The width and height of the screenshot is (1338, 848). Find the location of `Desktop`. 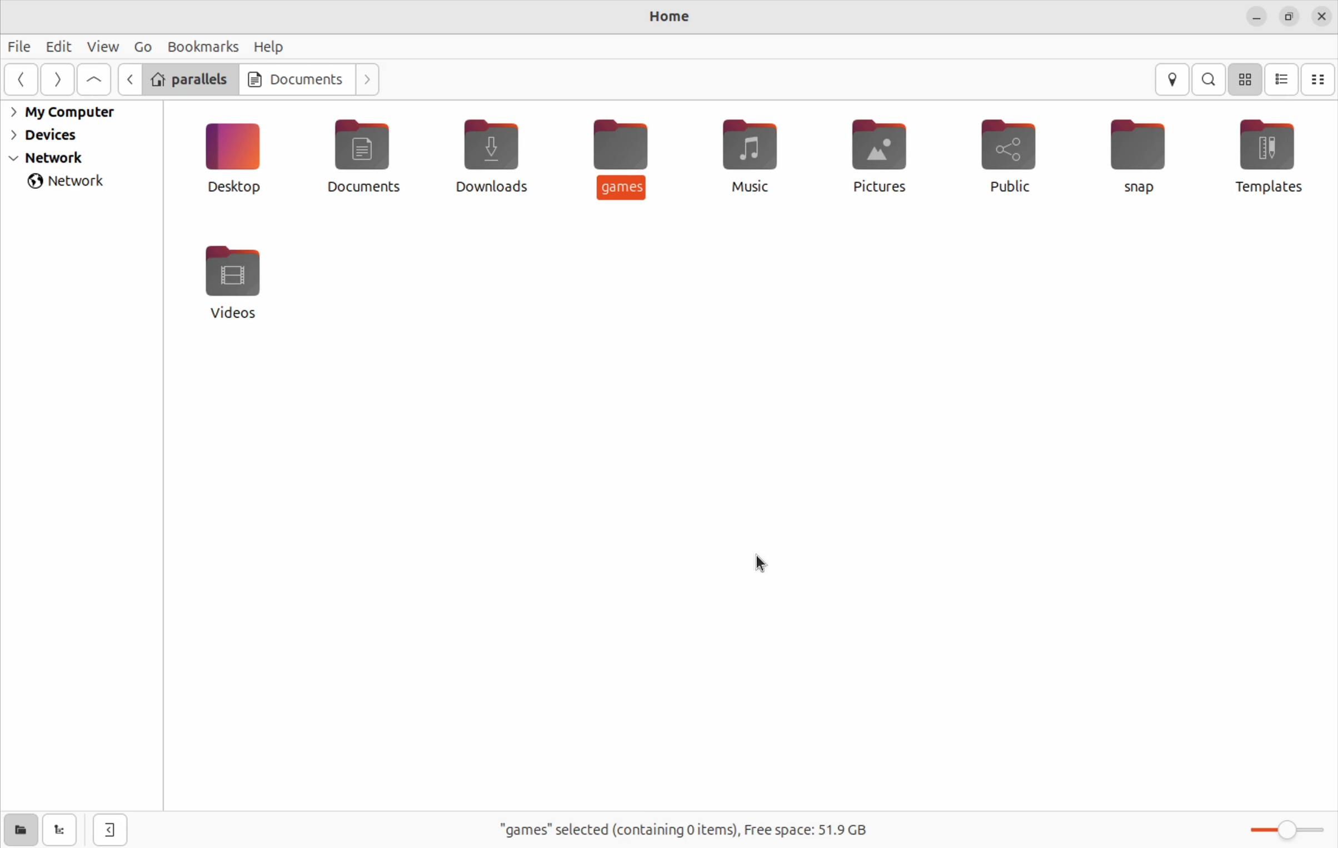

Desktop is located at coordinates (238, 158).